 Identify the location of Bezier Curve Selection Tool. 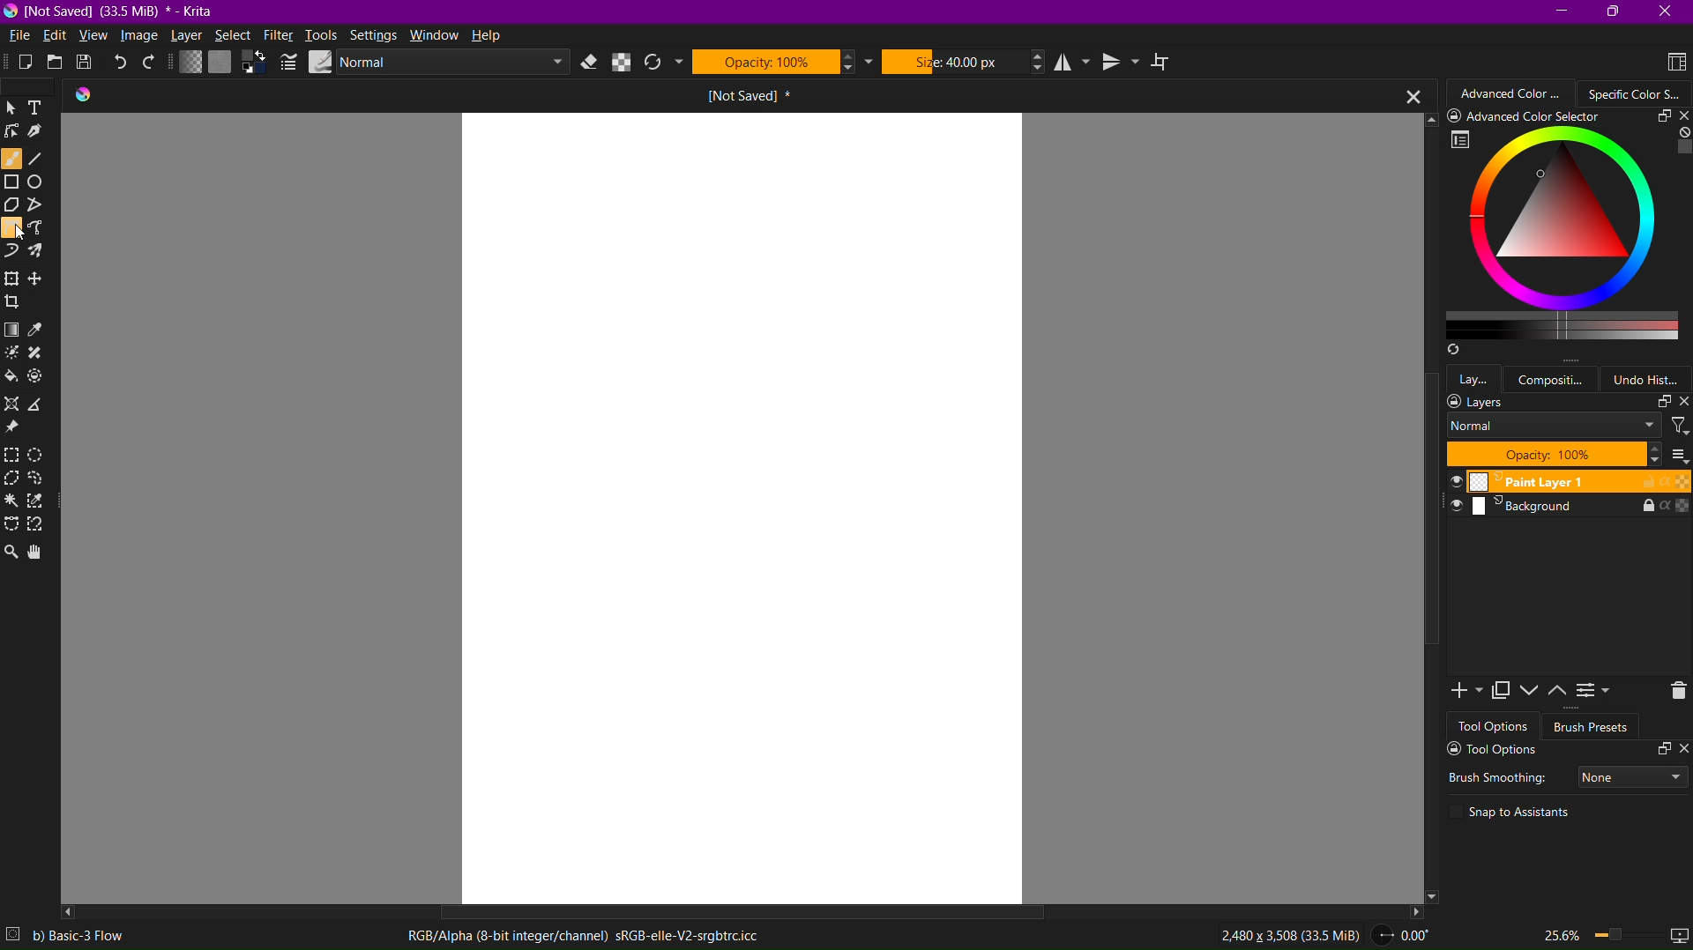
(12, 525).